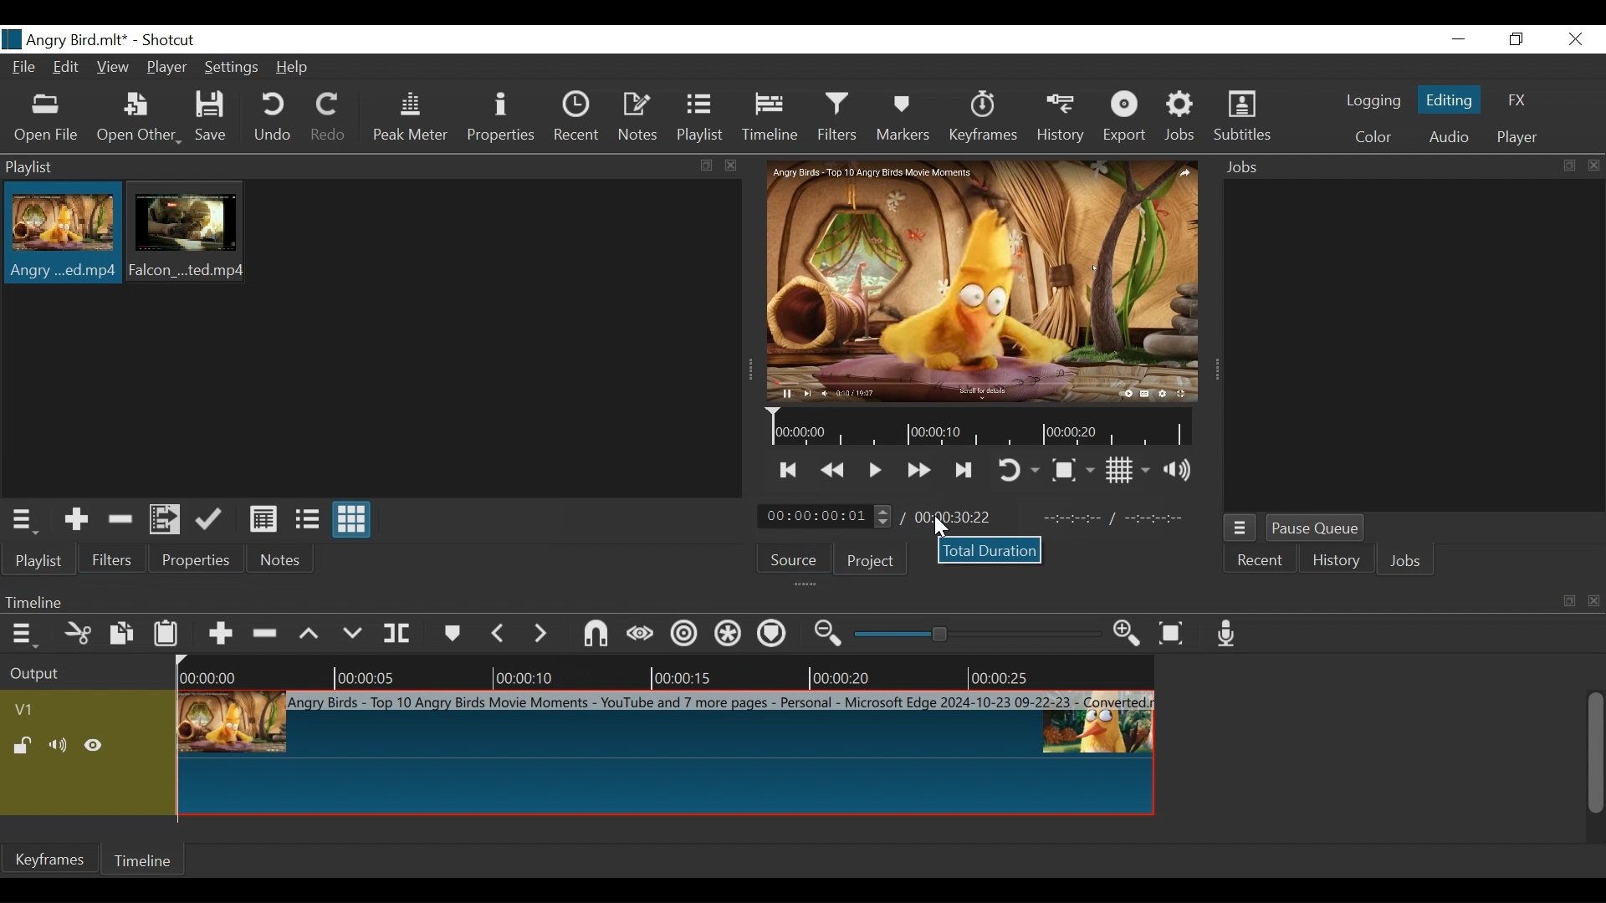  Describe the element at coordinates (1020, 471) in the screenshot. I see `Toggle player looping` at that location.